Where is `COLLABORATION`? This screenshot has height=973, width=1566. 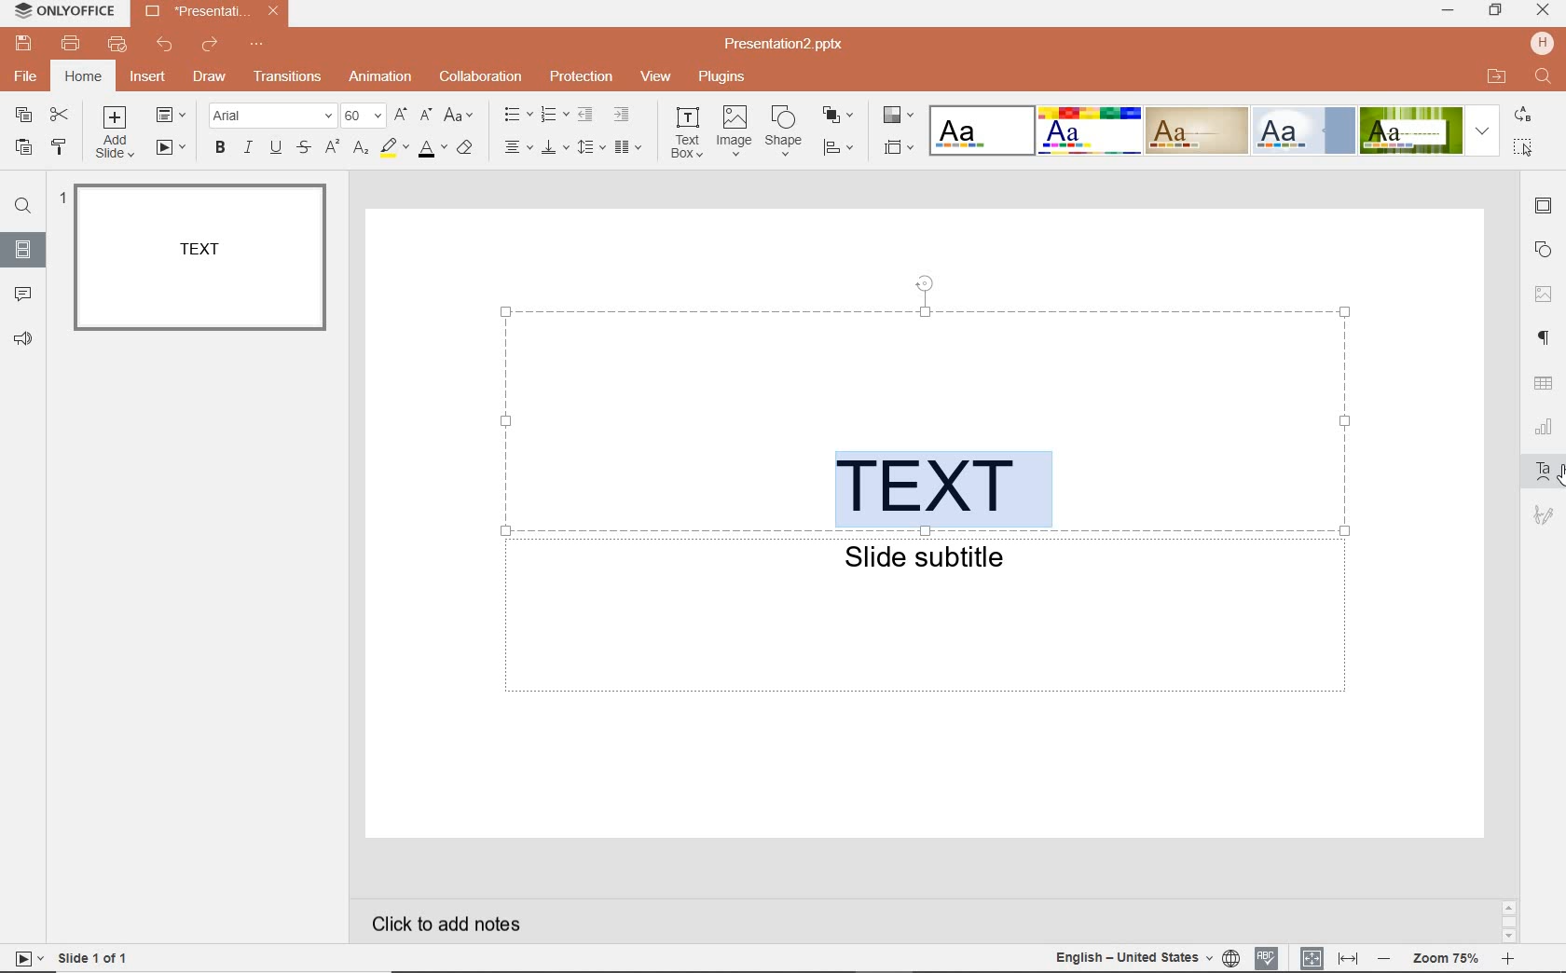
COLLABORATION is located at coordinates (481, 75).